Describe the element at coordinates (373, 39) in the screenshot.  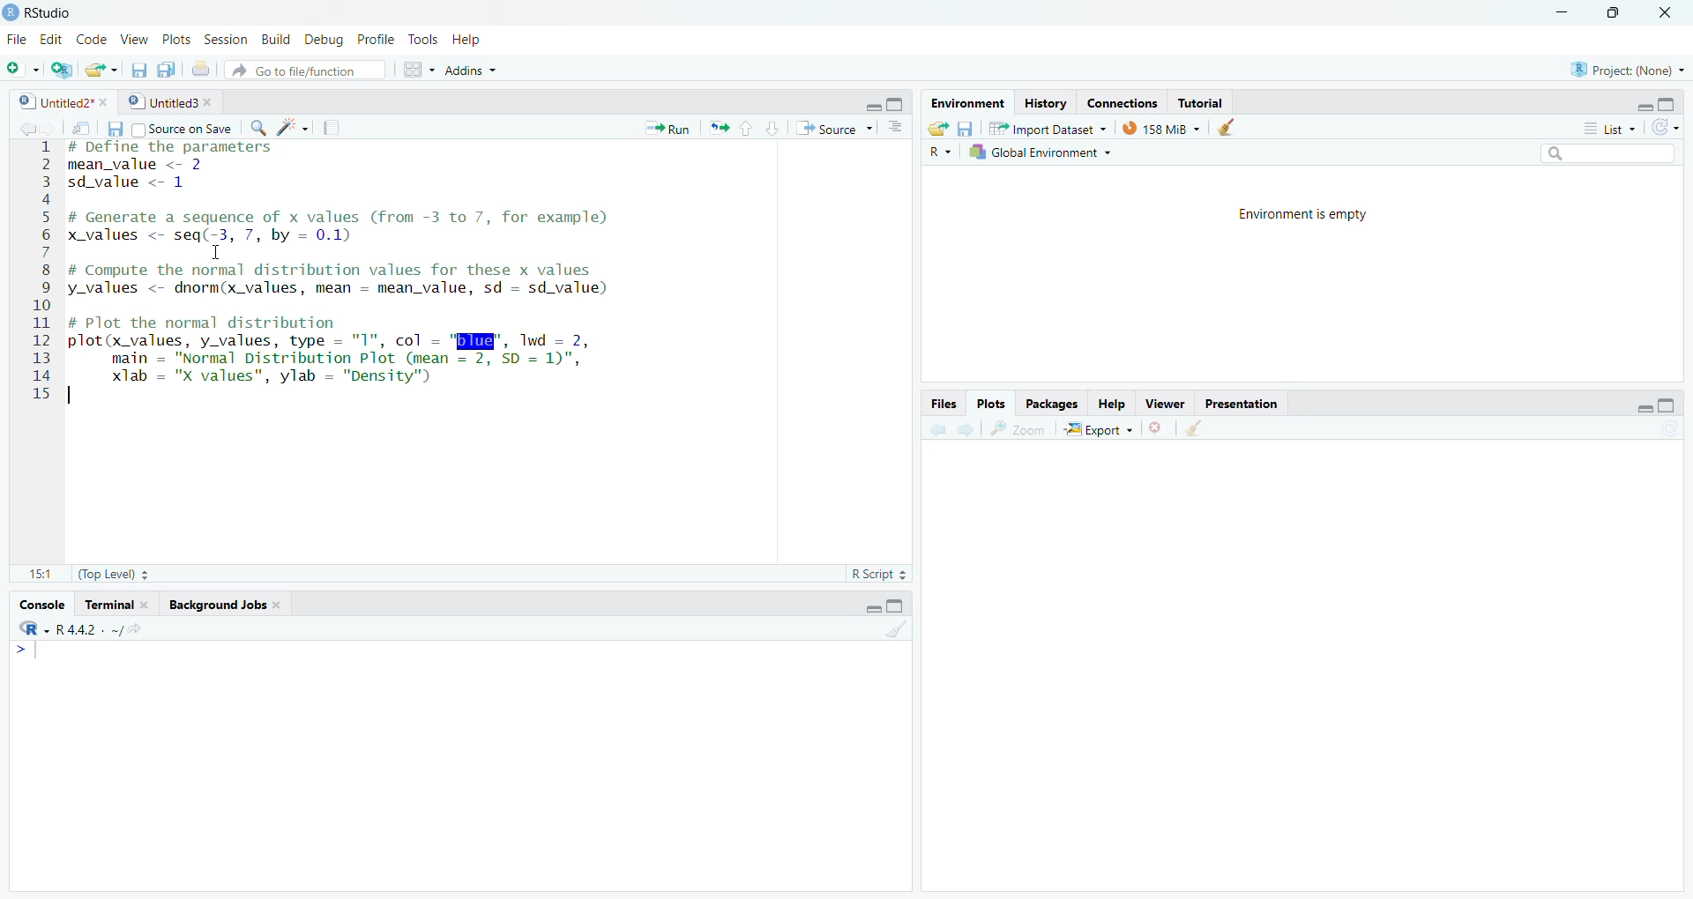
I see `Profile` at that location.